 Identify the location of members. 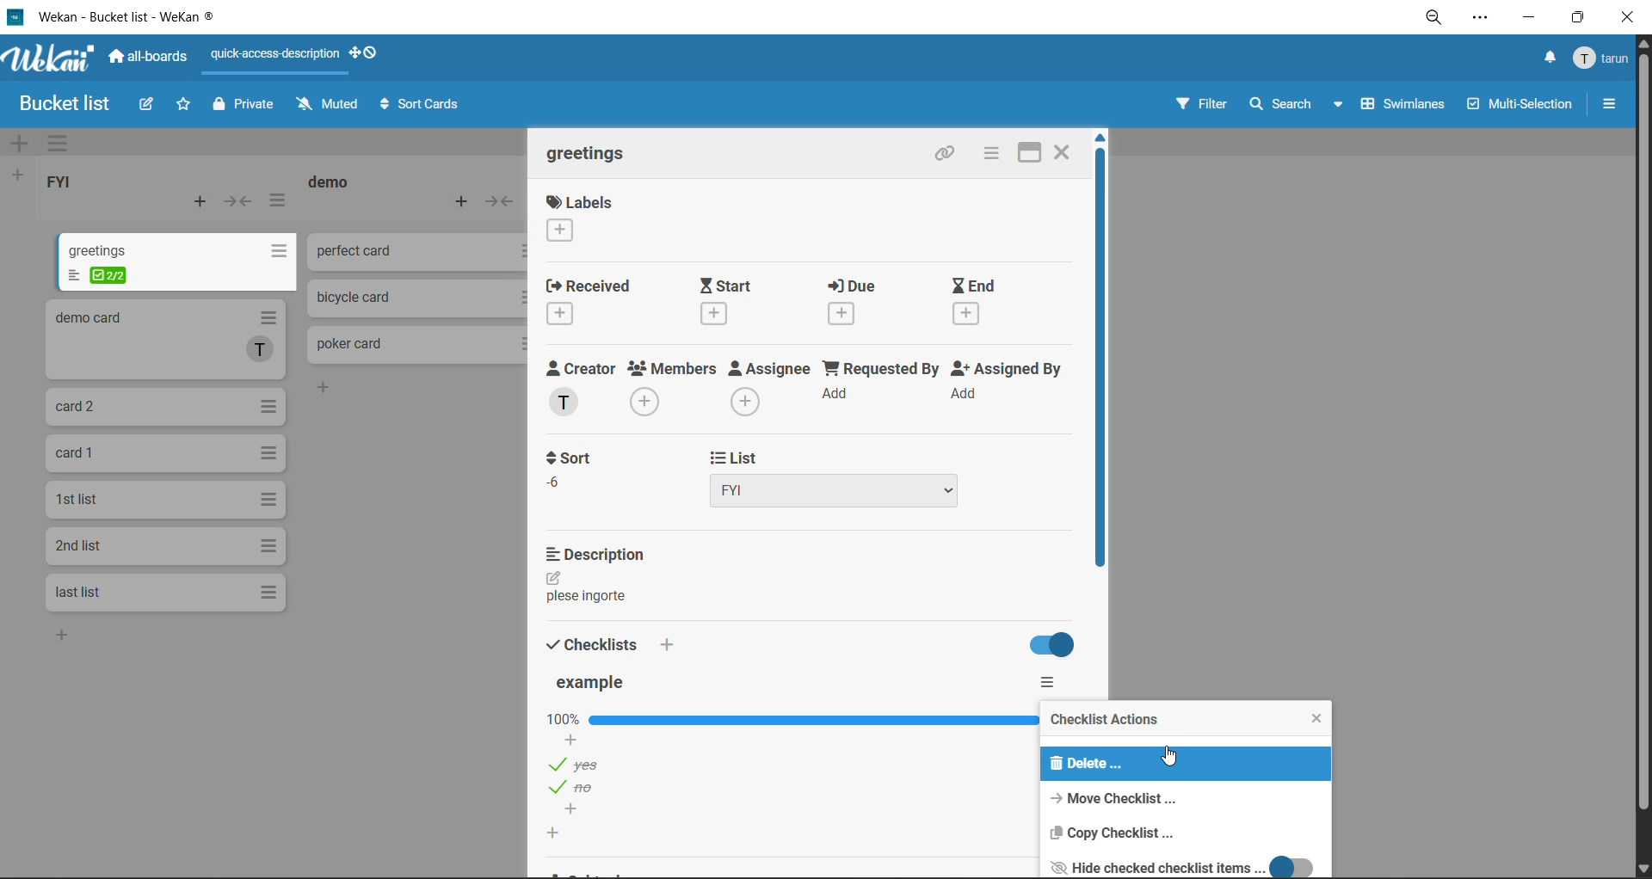
(669, 389).